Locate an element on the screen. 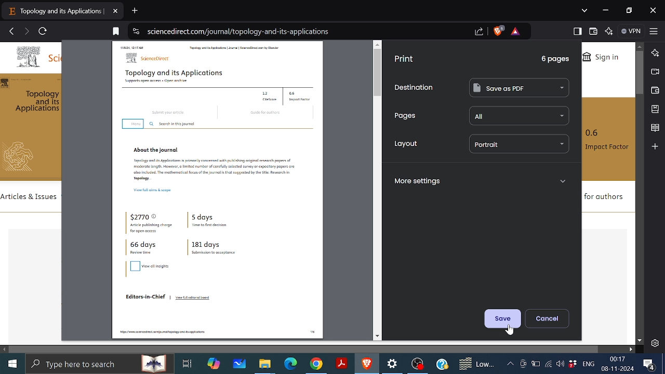  00:17 08-11-2024 is located at coordinates (617, 364).